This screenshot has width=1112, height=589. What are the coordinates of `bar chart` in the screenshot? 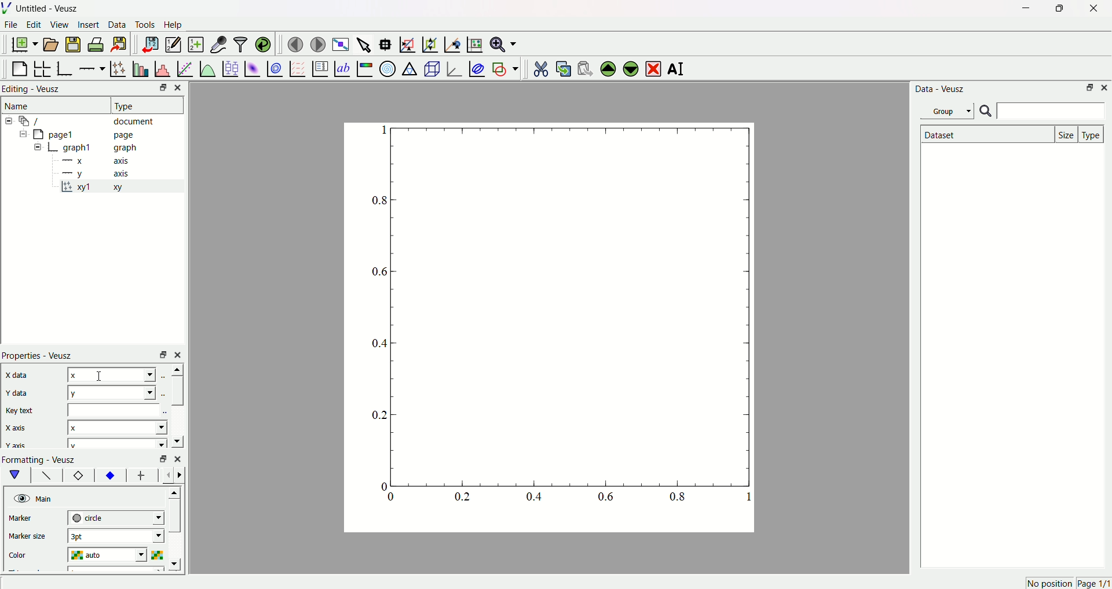 It's located at (139, 67).